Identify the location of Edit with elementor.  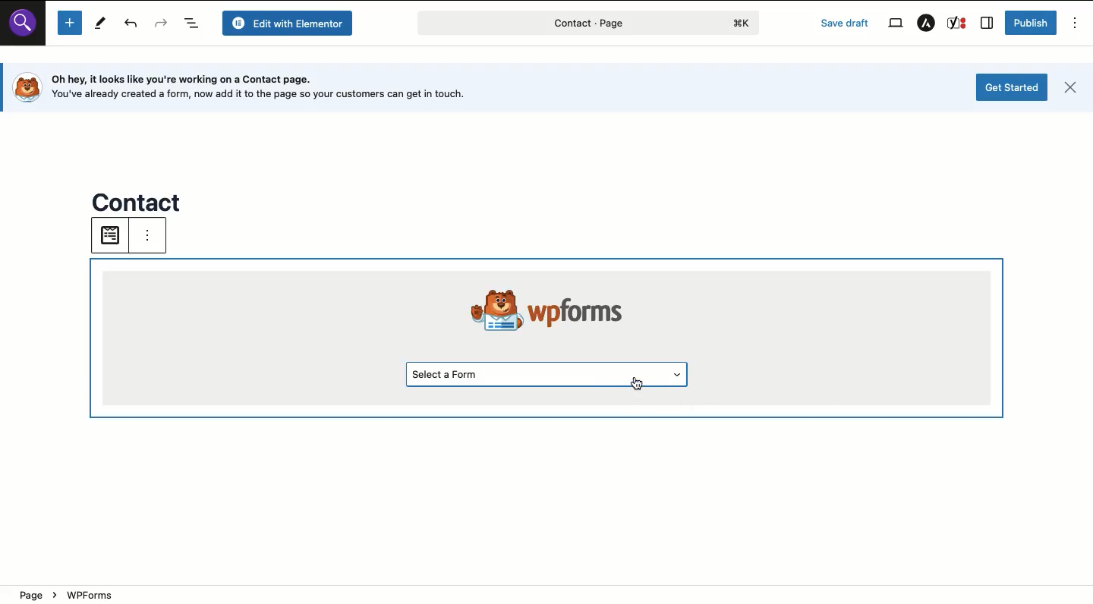
(290, 23).